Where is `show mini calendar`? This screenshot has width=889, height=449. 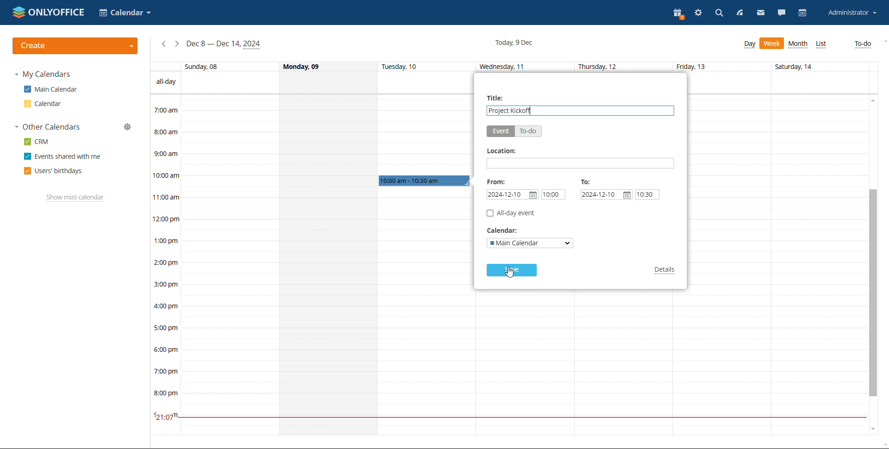
show mini calendar is located at coordinates (75, 198).